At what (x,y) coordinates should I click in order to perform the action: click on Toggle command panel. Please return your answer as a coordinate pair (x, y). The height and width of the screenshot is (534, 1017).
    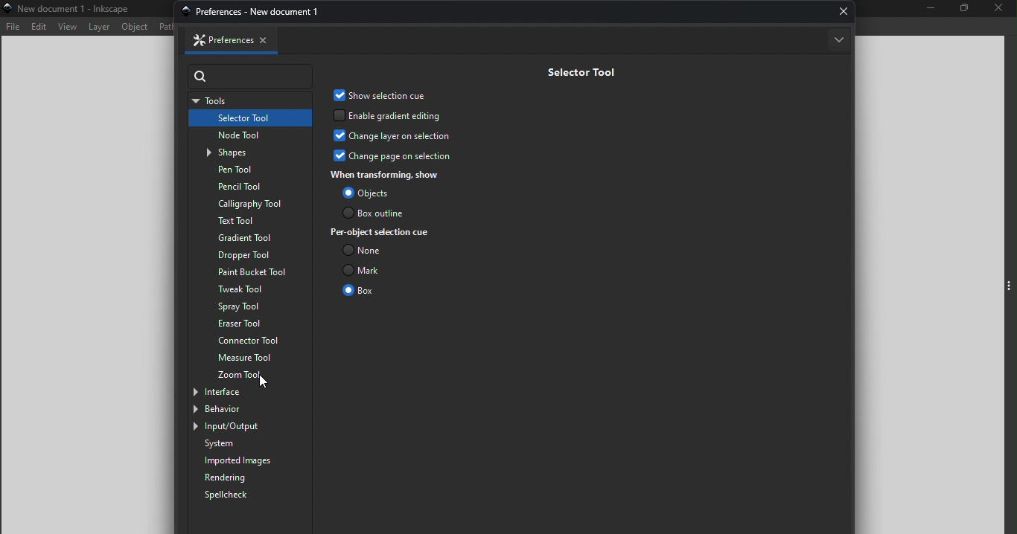
    Looking at the image, I should click on (1009, 285).